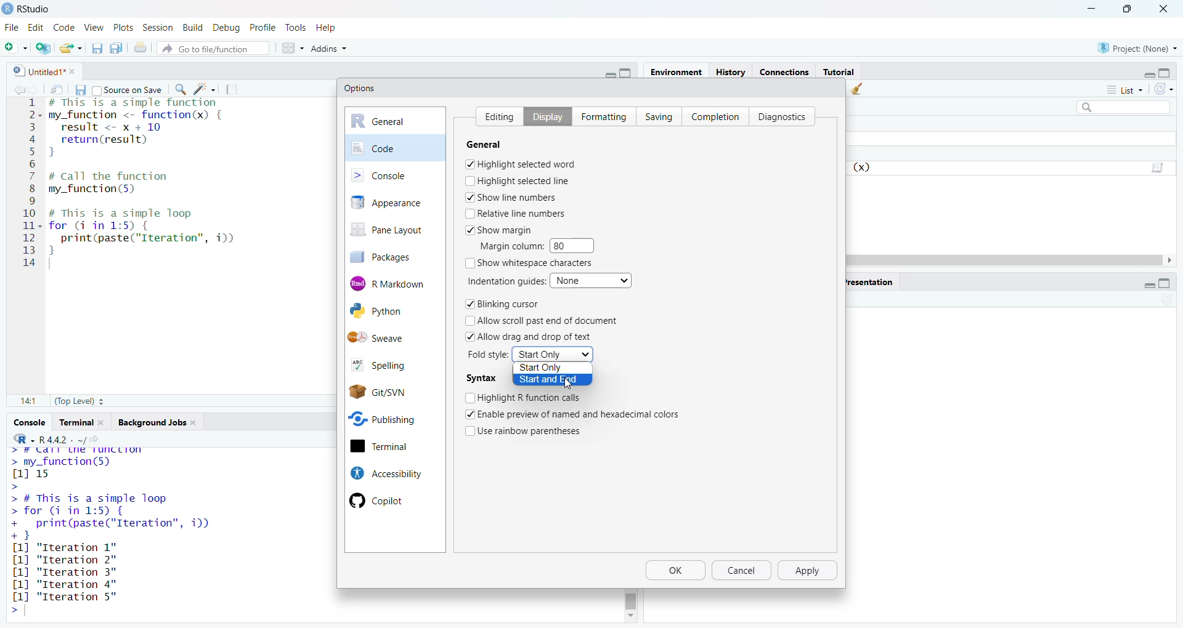 This screenshot has height=628, width=1183. Describe the element at coordinates (78, 403) in the screenshot. I see `(Top Level)` at that location.